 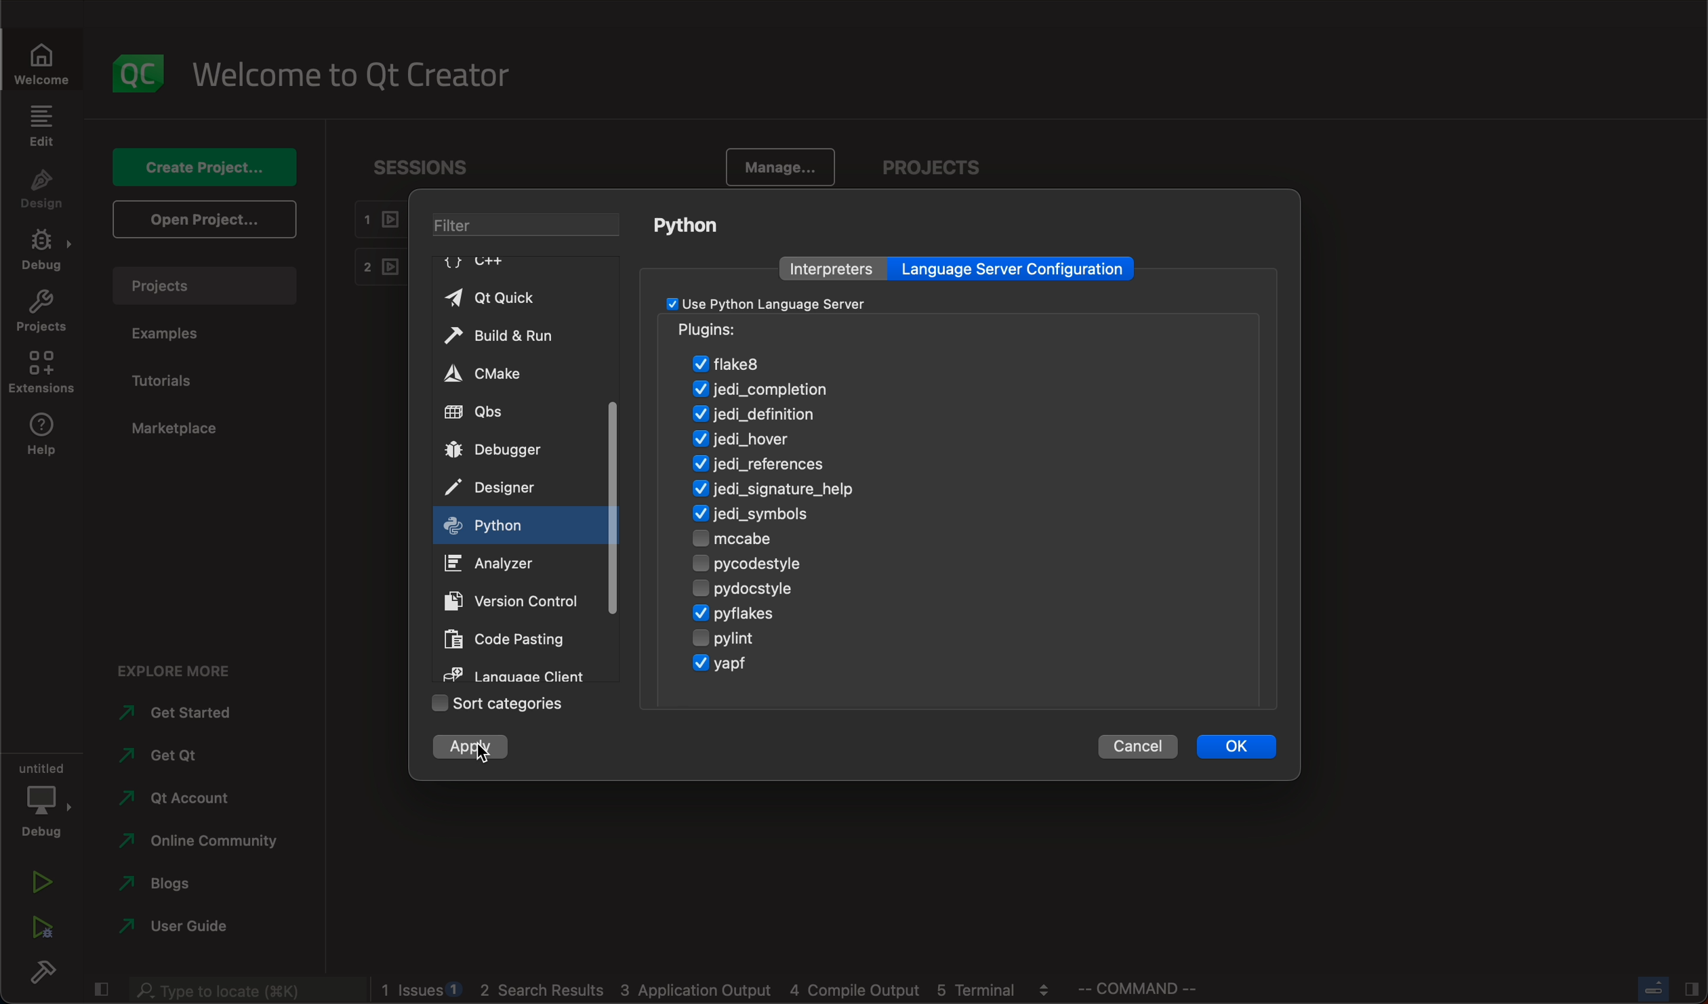 I want to click on cancel, so click(x=1134, y=745).